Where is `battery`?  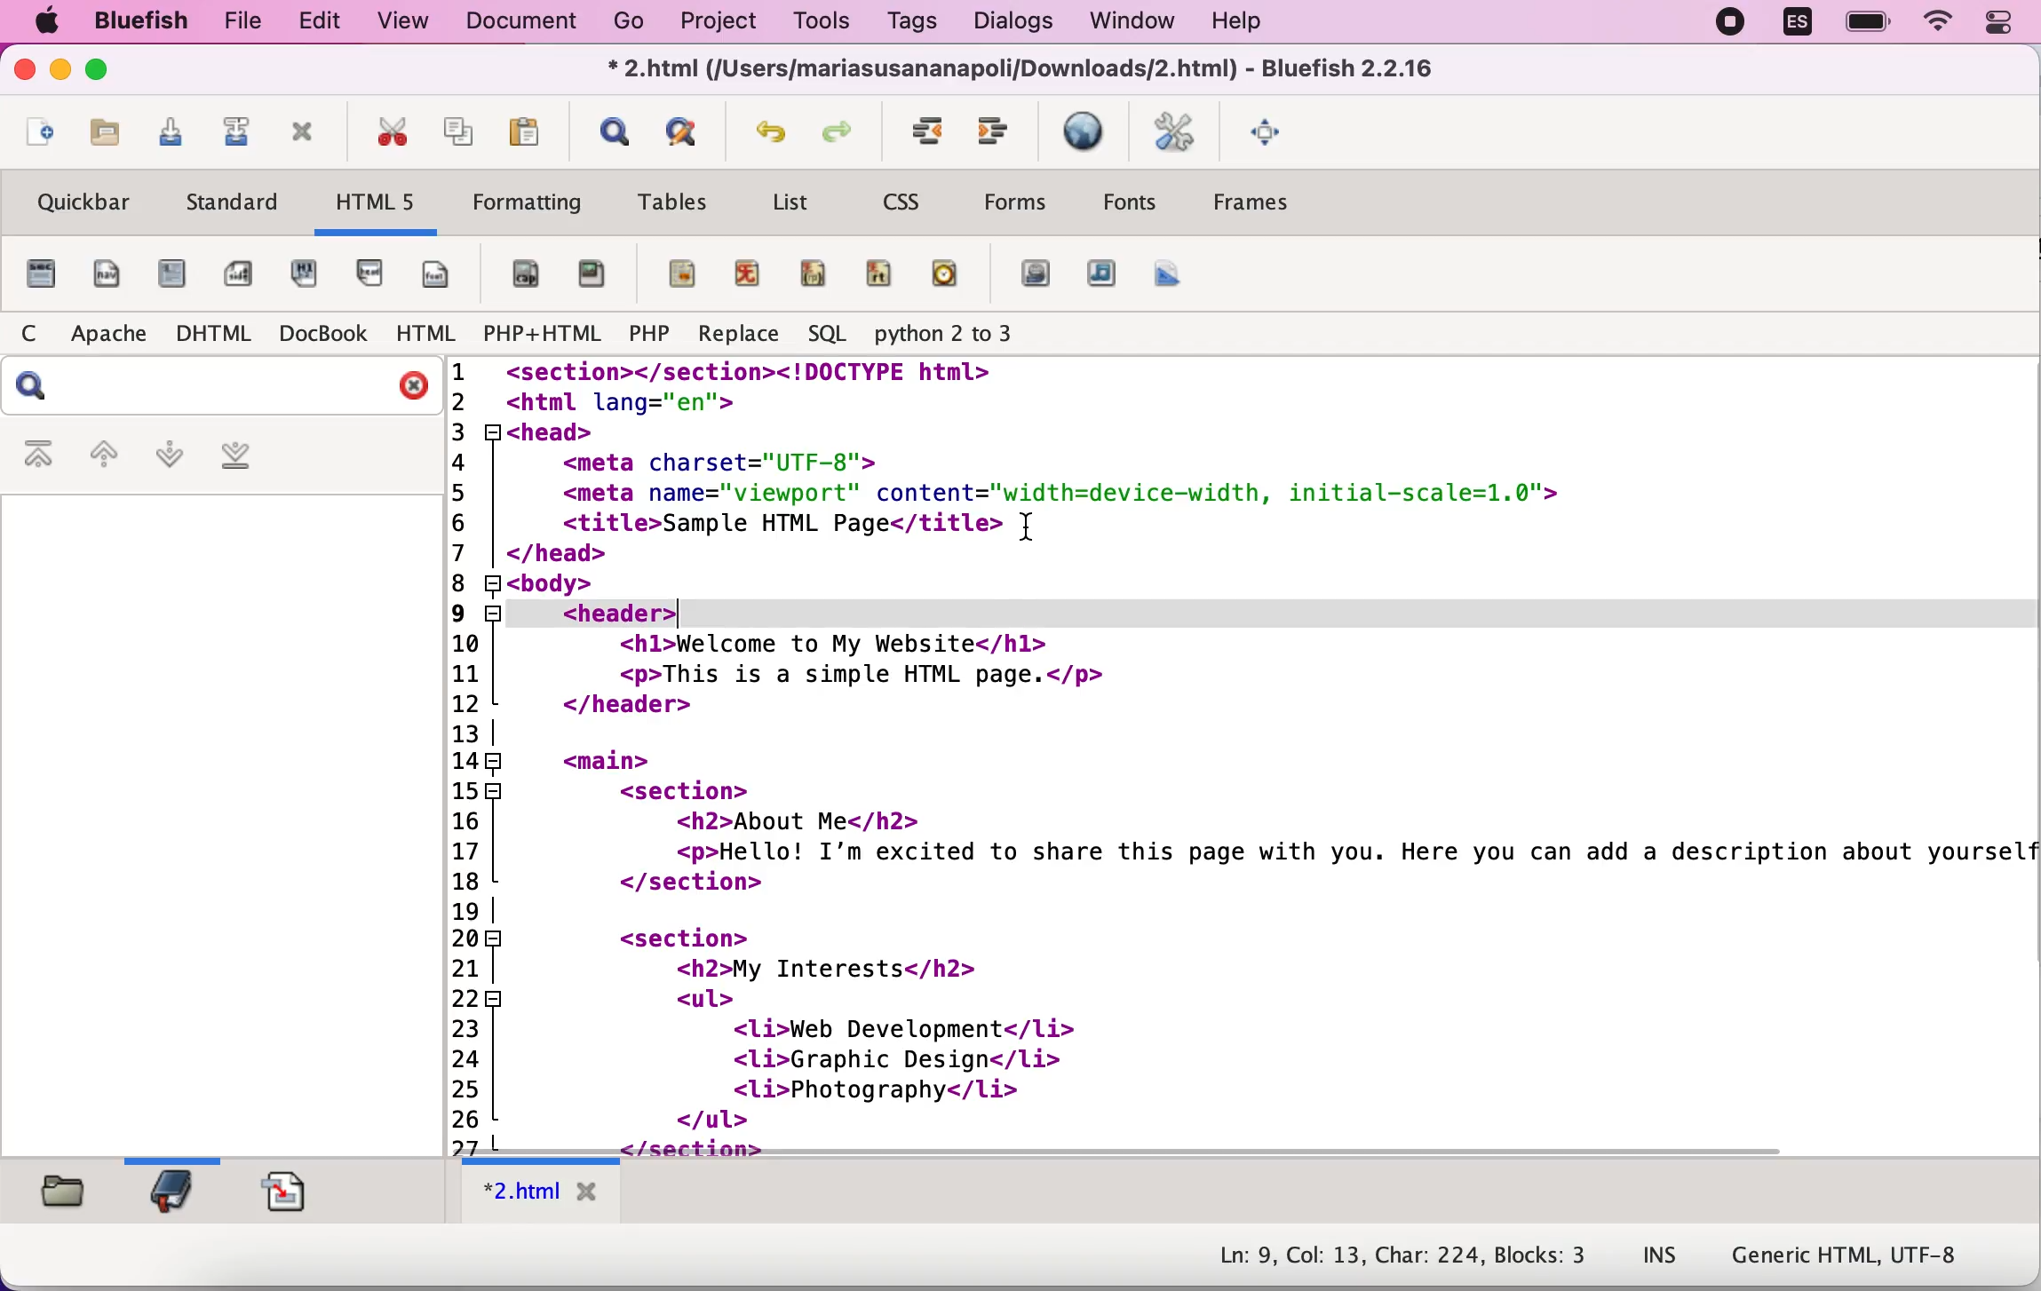
battery is located at coordinates (1868, 24).